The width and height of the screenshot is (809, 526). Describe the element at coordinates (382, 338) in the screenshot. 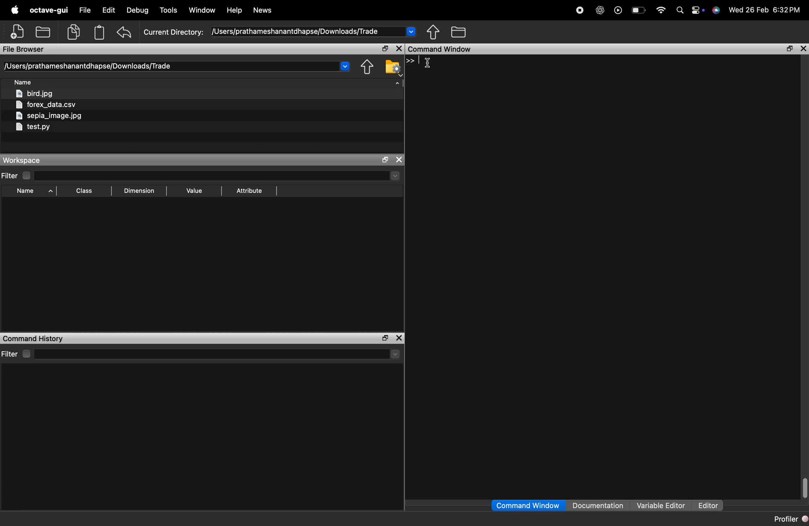

I see `maximize` at that location.